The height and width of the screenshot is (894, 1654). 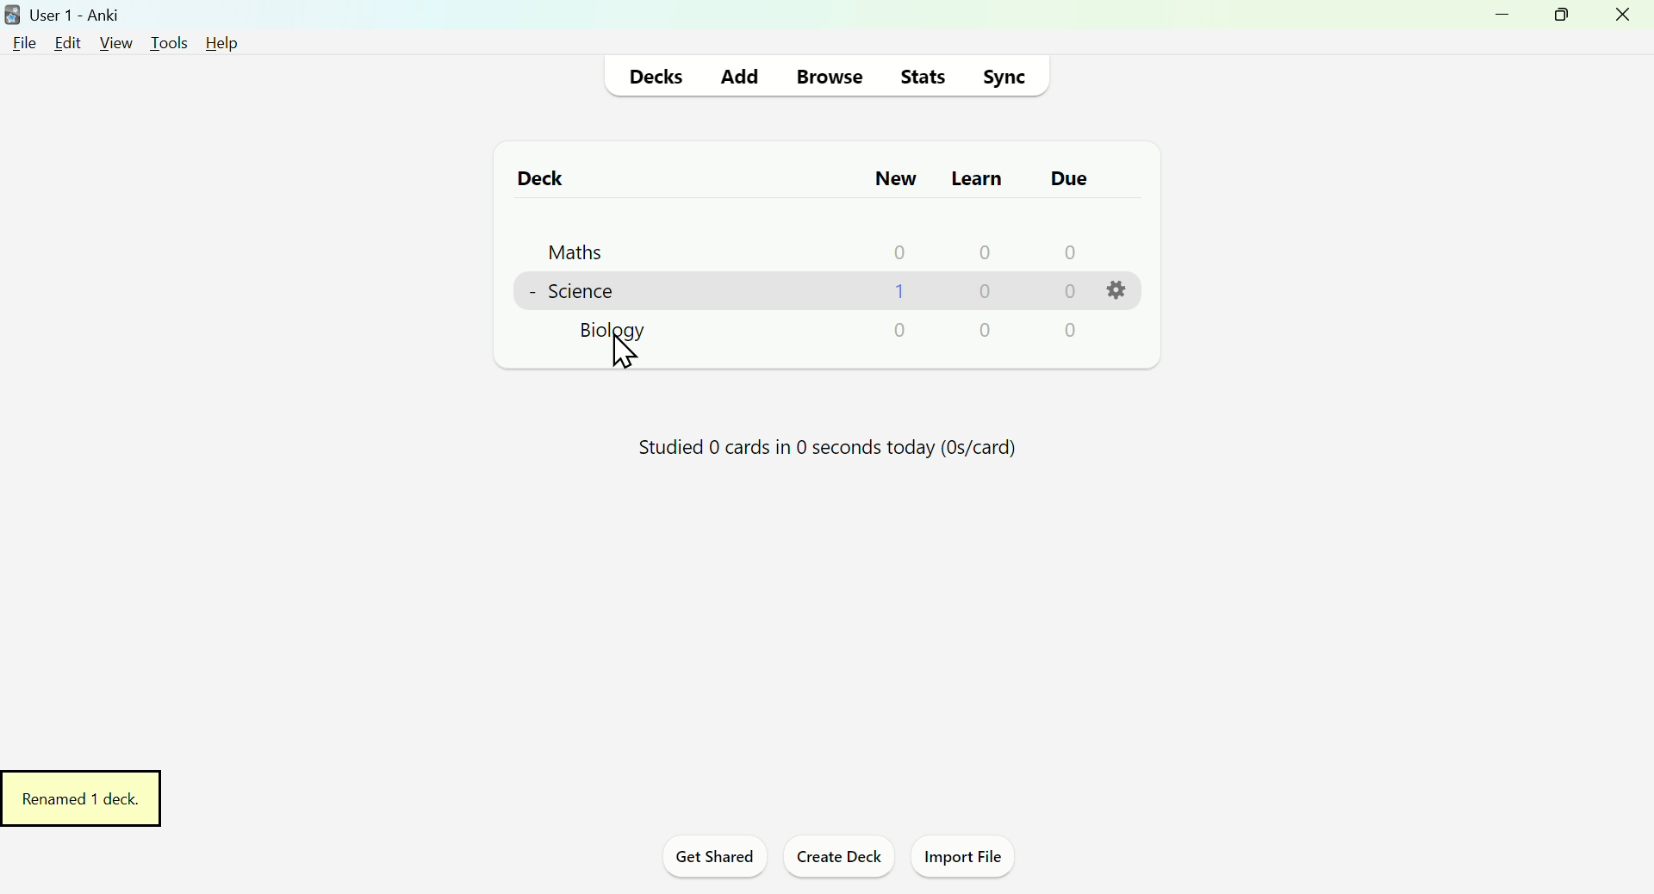 I want to click on Add, so click(x=740, y=73).